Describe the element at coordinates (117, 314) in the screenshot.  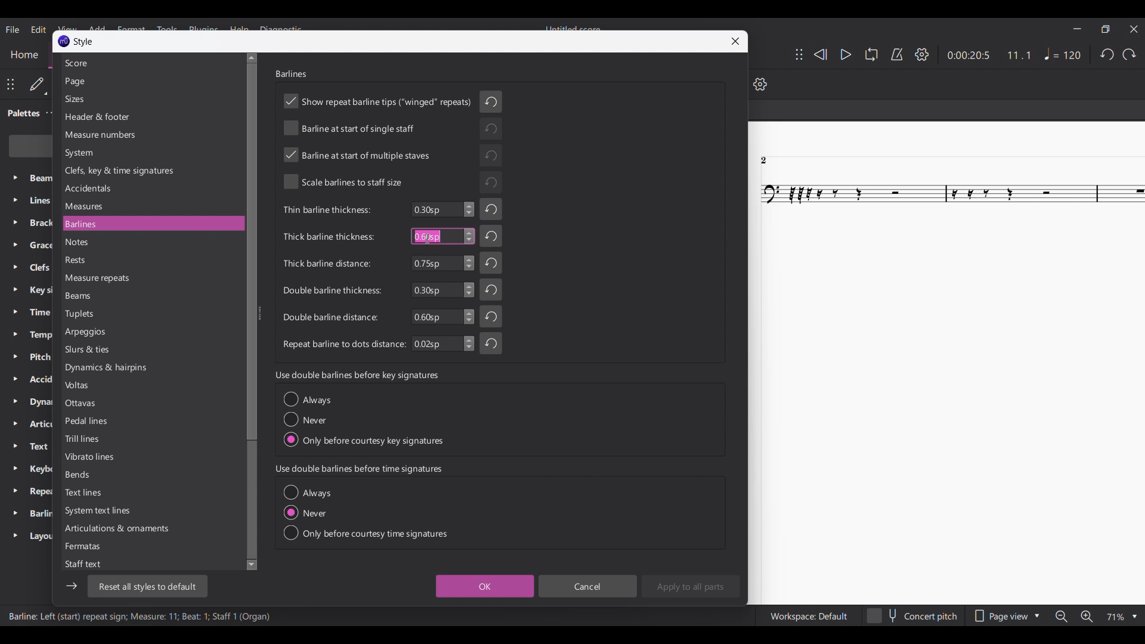
I see `Settings to choose from` at that location.